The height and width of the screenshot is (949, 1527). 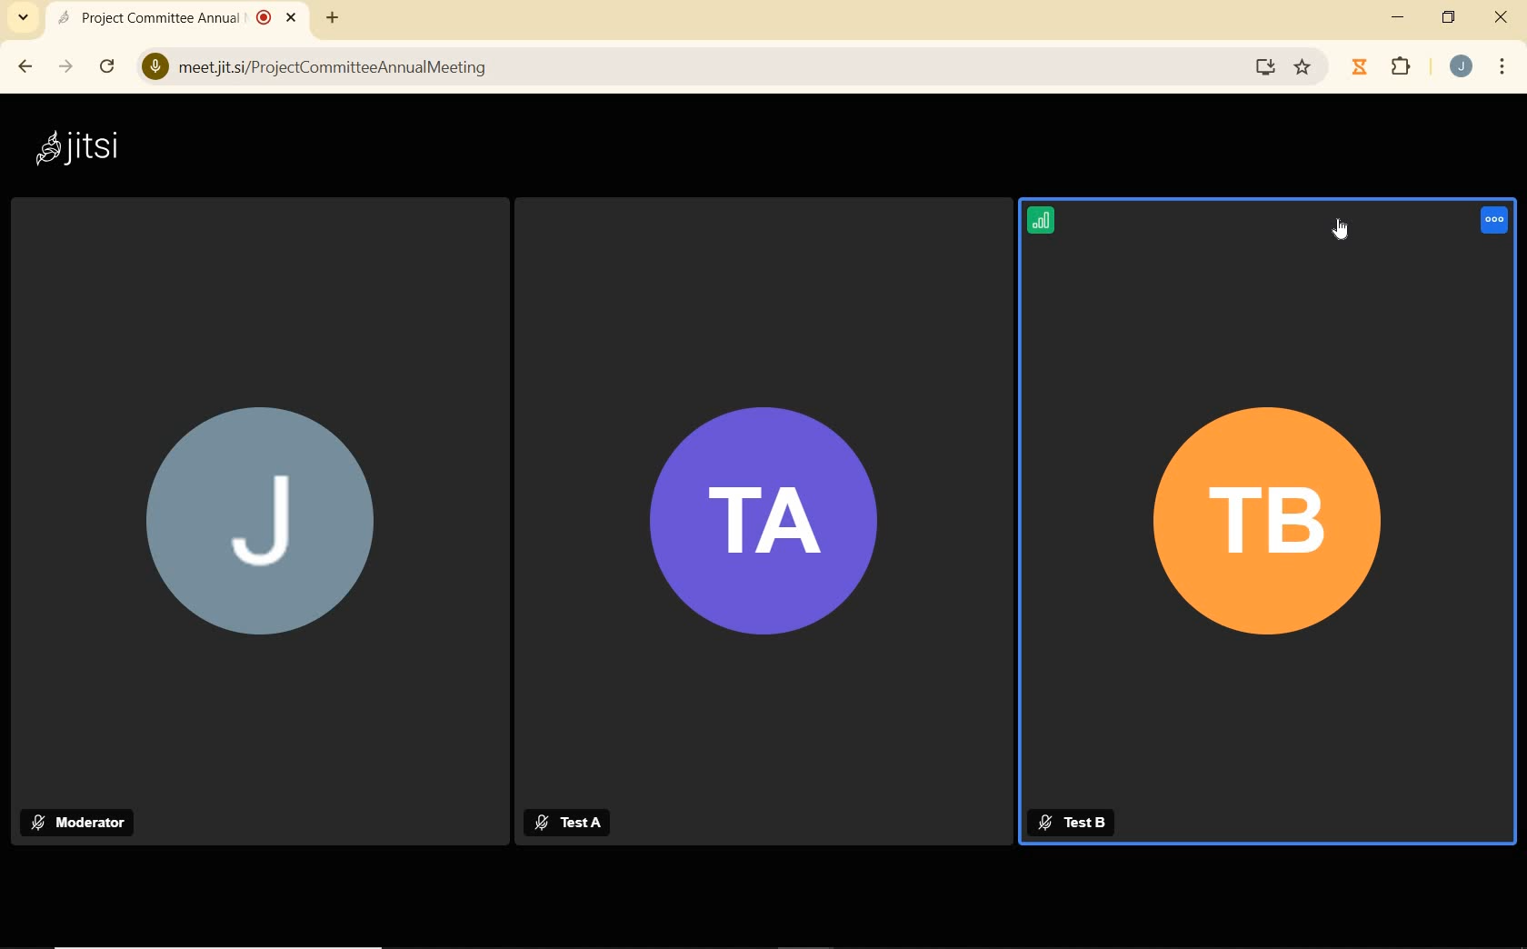 I want to click on Jibble, so click(x=1362, y=69).